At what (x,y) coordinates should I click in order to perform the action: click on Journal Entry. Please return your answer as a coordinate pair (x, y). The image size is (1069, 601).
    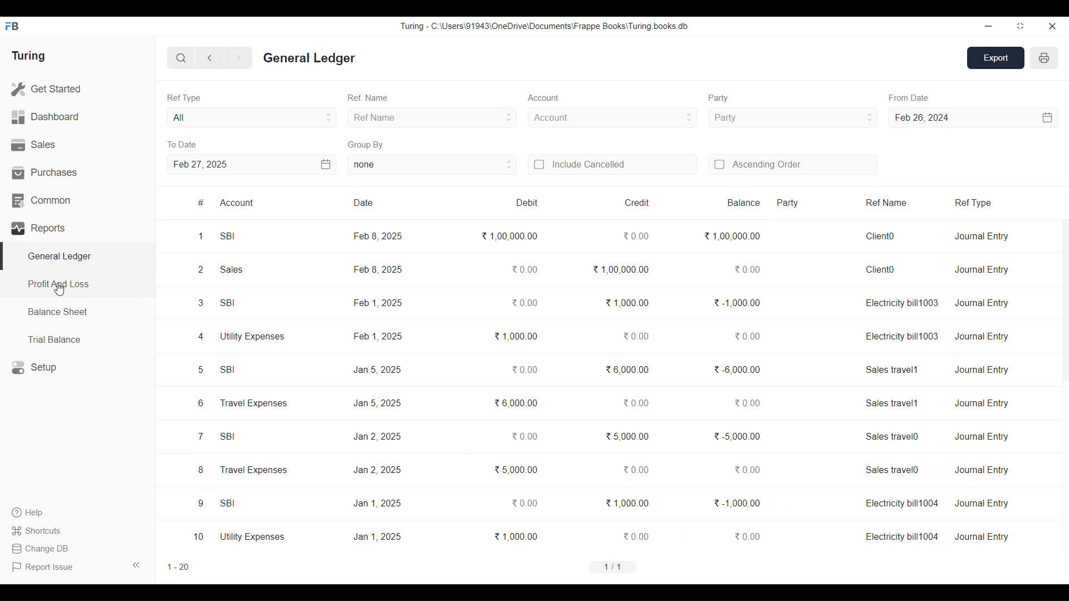
    Looking at the image, I should click on (981, 237).